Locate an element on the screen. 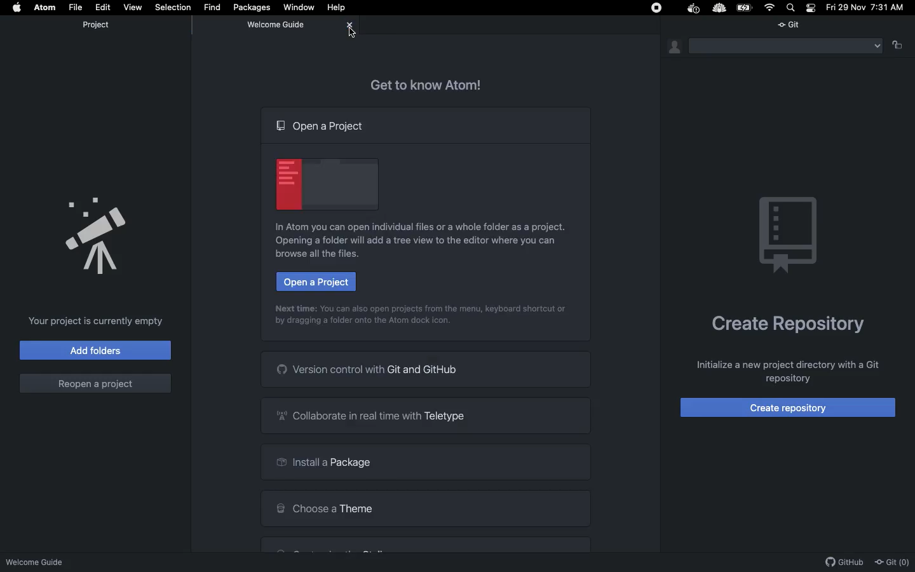 This screenshot has width=915, height=572. Initialize a new project directory with a Git
repository is located at coordinates (788, 372).